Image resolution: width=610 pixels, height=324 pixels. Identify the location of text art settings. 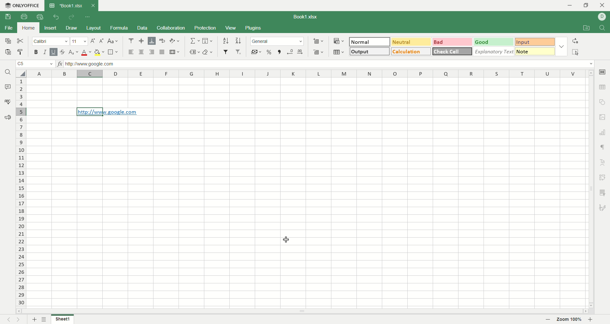
(604, 161).